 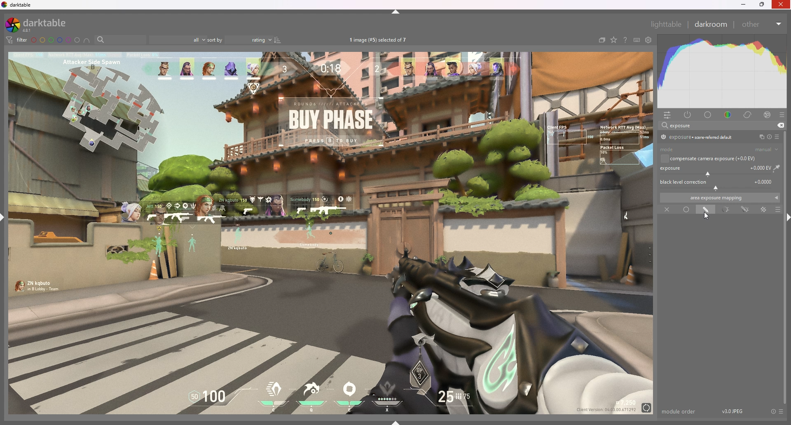 What do you see at coordinates (733, 411) in the screenshot?
I see `version` at bounding box center [733, 411].